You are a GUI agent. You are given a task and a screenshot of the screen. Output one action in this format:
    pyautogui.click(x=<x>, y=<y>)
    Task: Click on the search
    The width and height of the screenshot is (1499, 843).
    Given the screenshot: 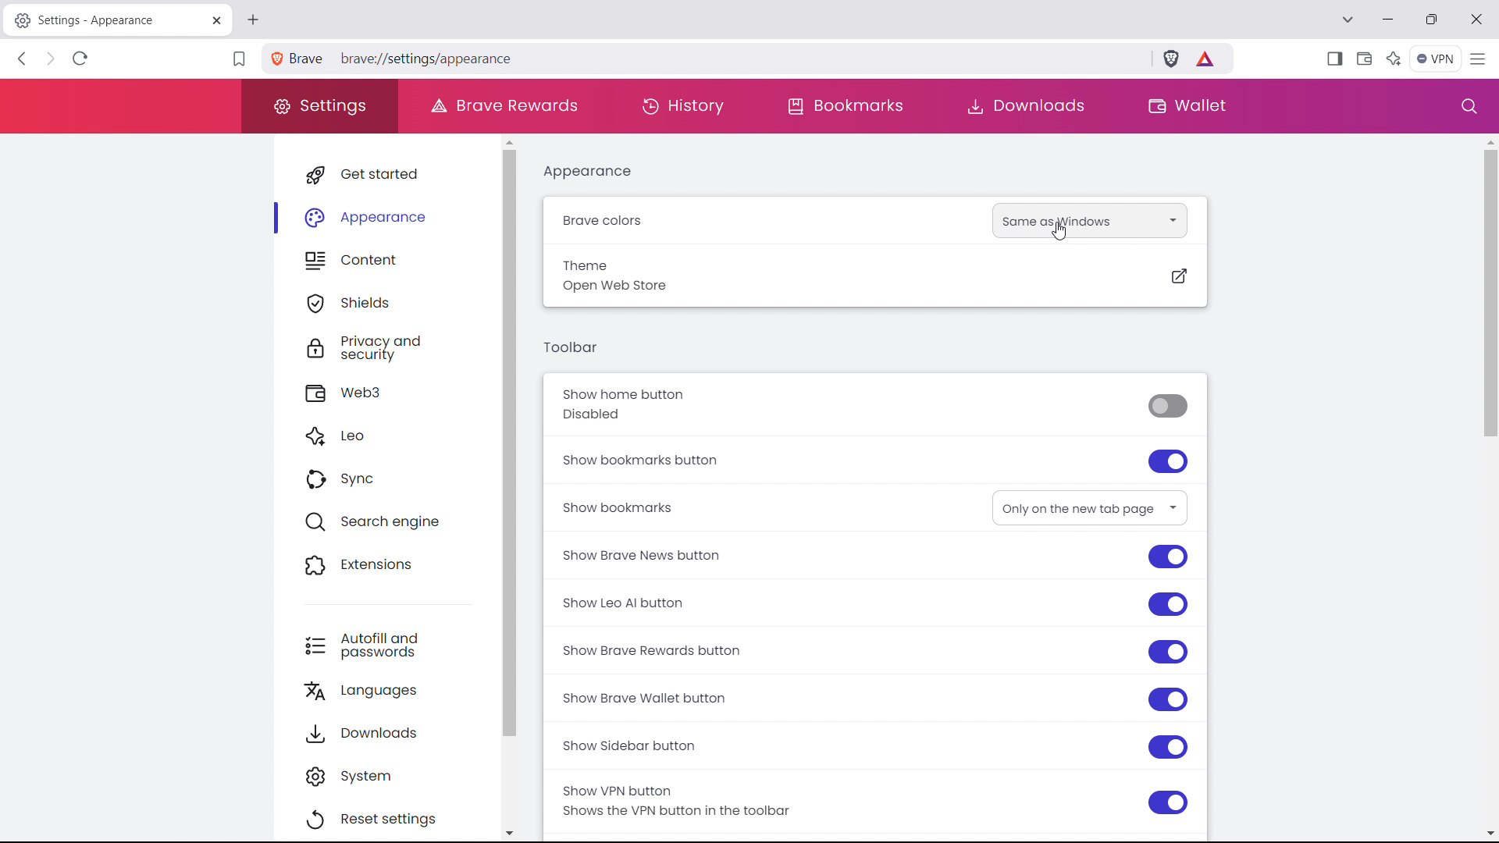 What is the action you would take?
    pyautogui.click(x=1464, y=105)
    